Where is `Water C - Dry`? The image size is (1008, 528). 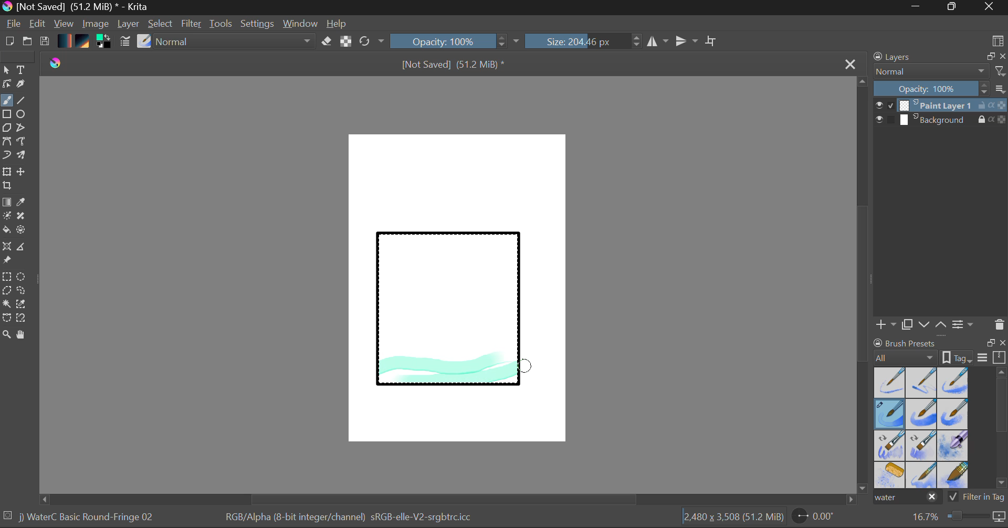 Water C - Dry is located at coordinates (890, 382).